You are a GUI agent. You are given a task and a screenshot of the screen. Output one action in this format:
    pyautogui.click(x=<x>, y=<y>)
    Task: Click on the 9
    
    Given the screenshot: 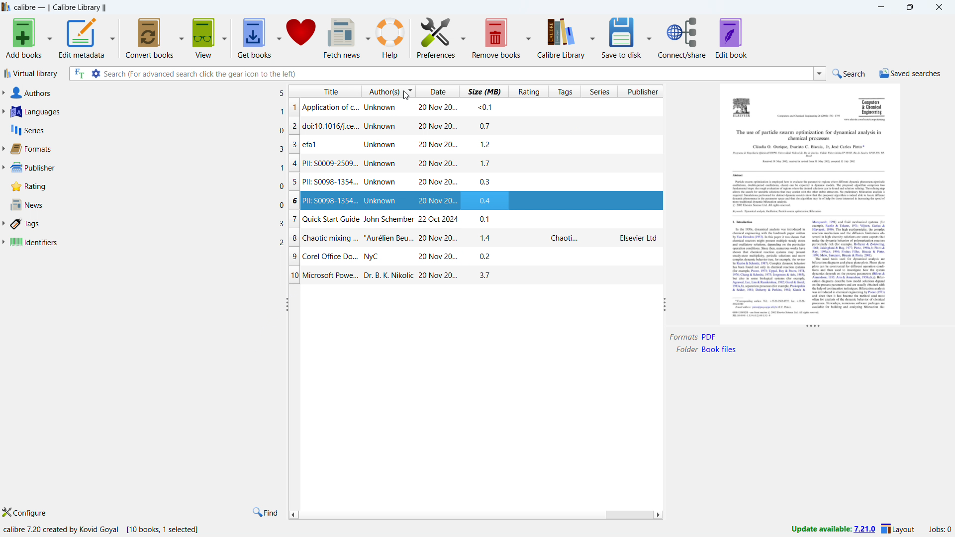 What is the action you would take?
    pyautogui.click(x=294, y=258)
    